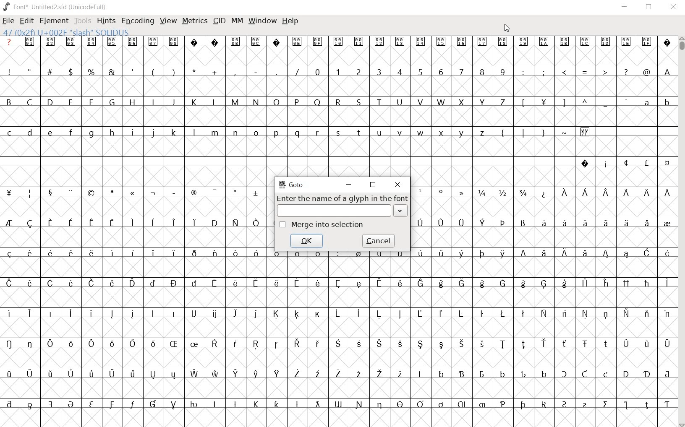 The image size is (685, 427). Describe the element at coordinates (338, 327) in the screenshot. I see `empty cells` at that location.